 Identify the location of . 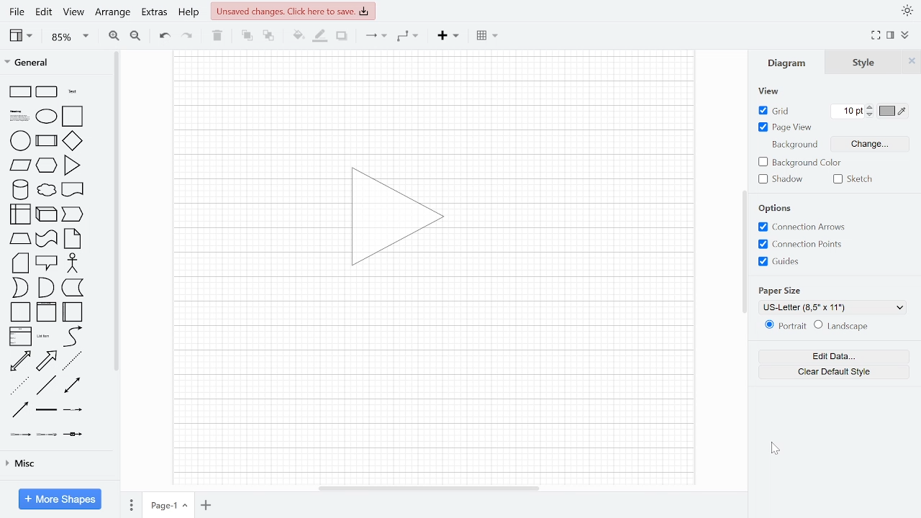
(801, 245).